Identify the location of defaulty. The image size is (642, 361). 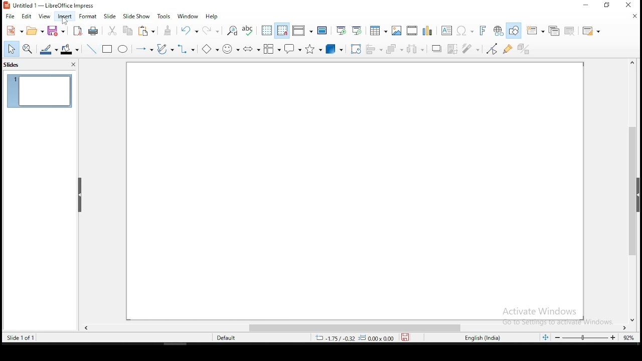
(219, 337).